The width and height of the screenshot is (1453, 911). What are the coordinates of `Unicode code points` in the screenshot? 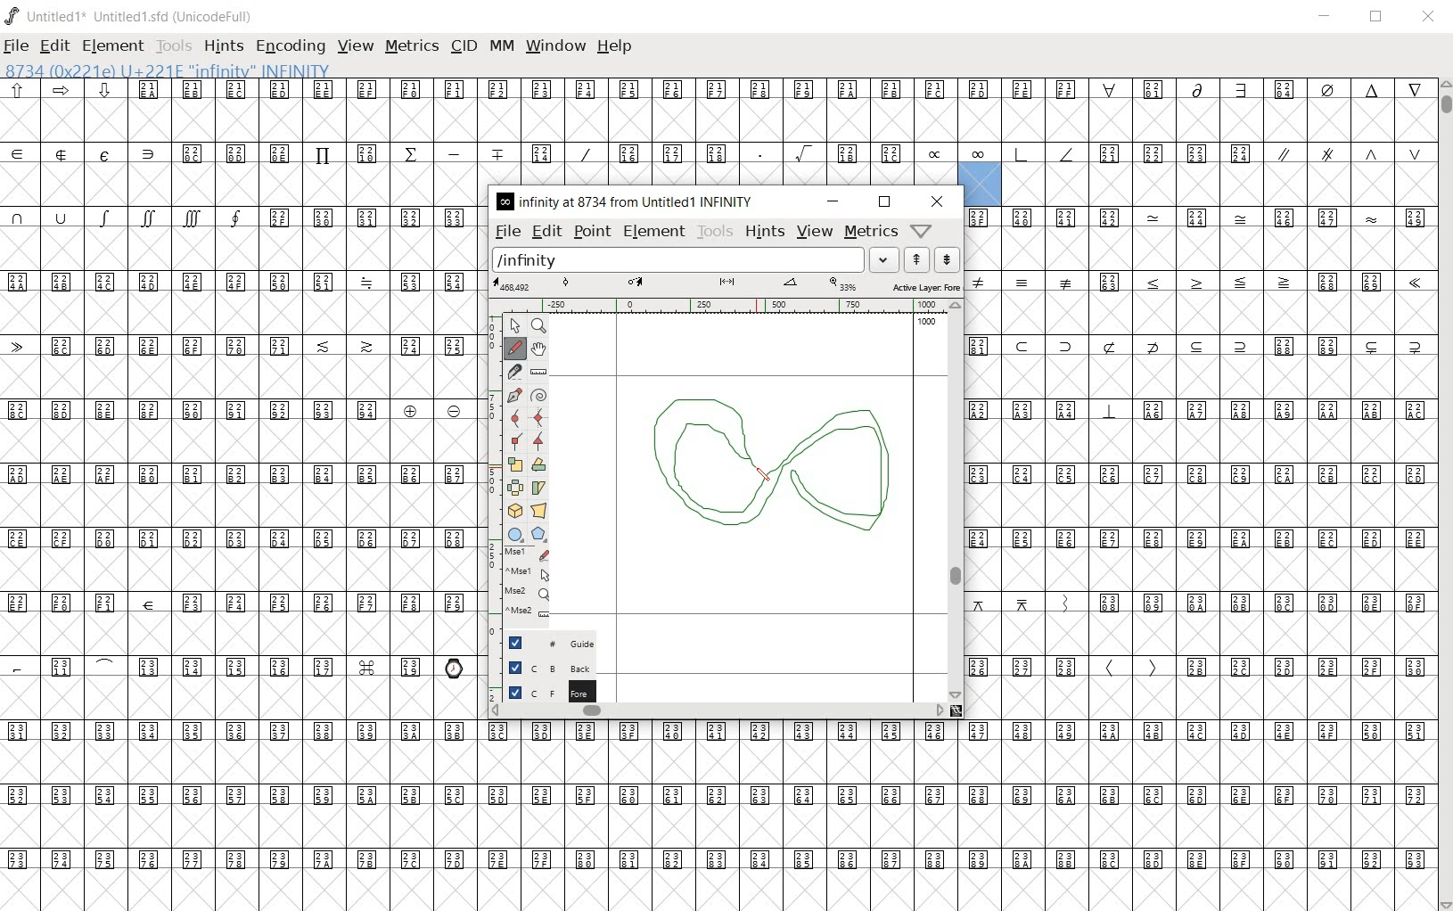 It's located at (367, 217).